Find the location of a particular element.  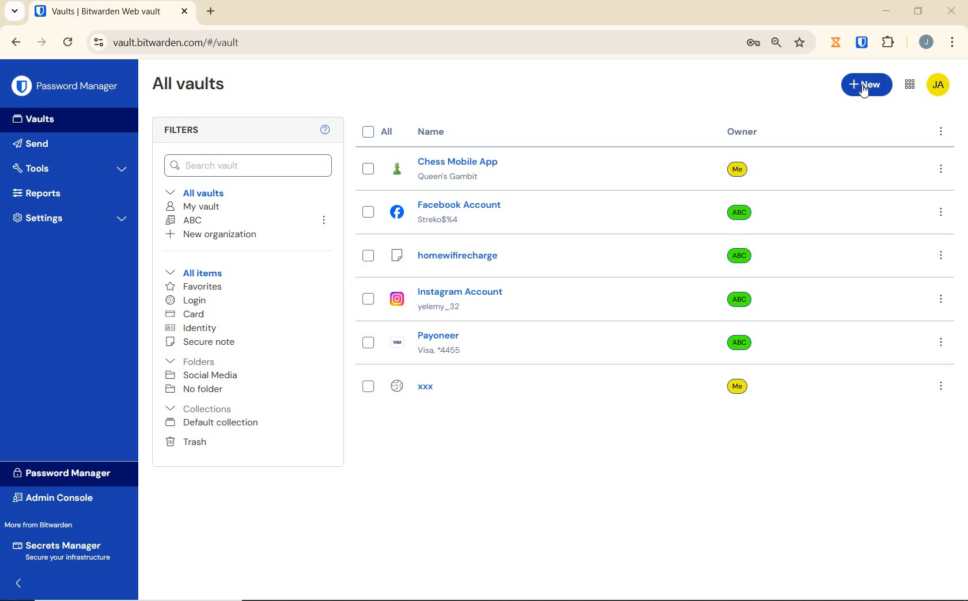

select entry is located at coordinates (369, 168).